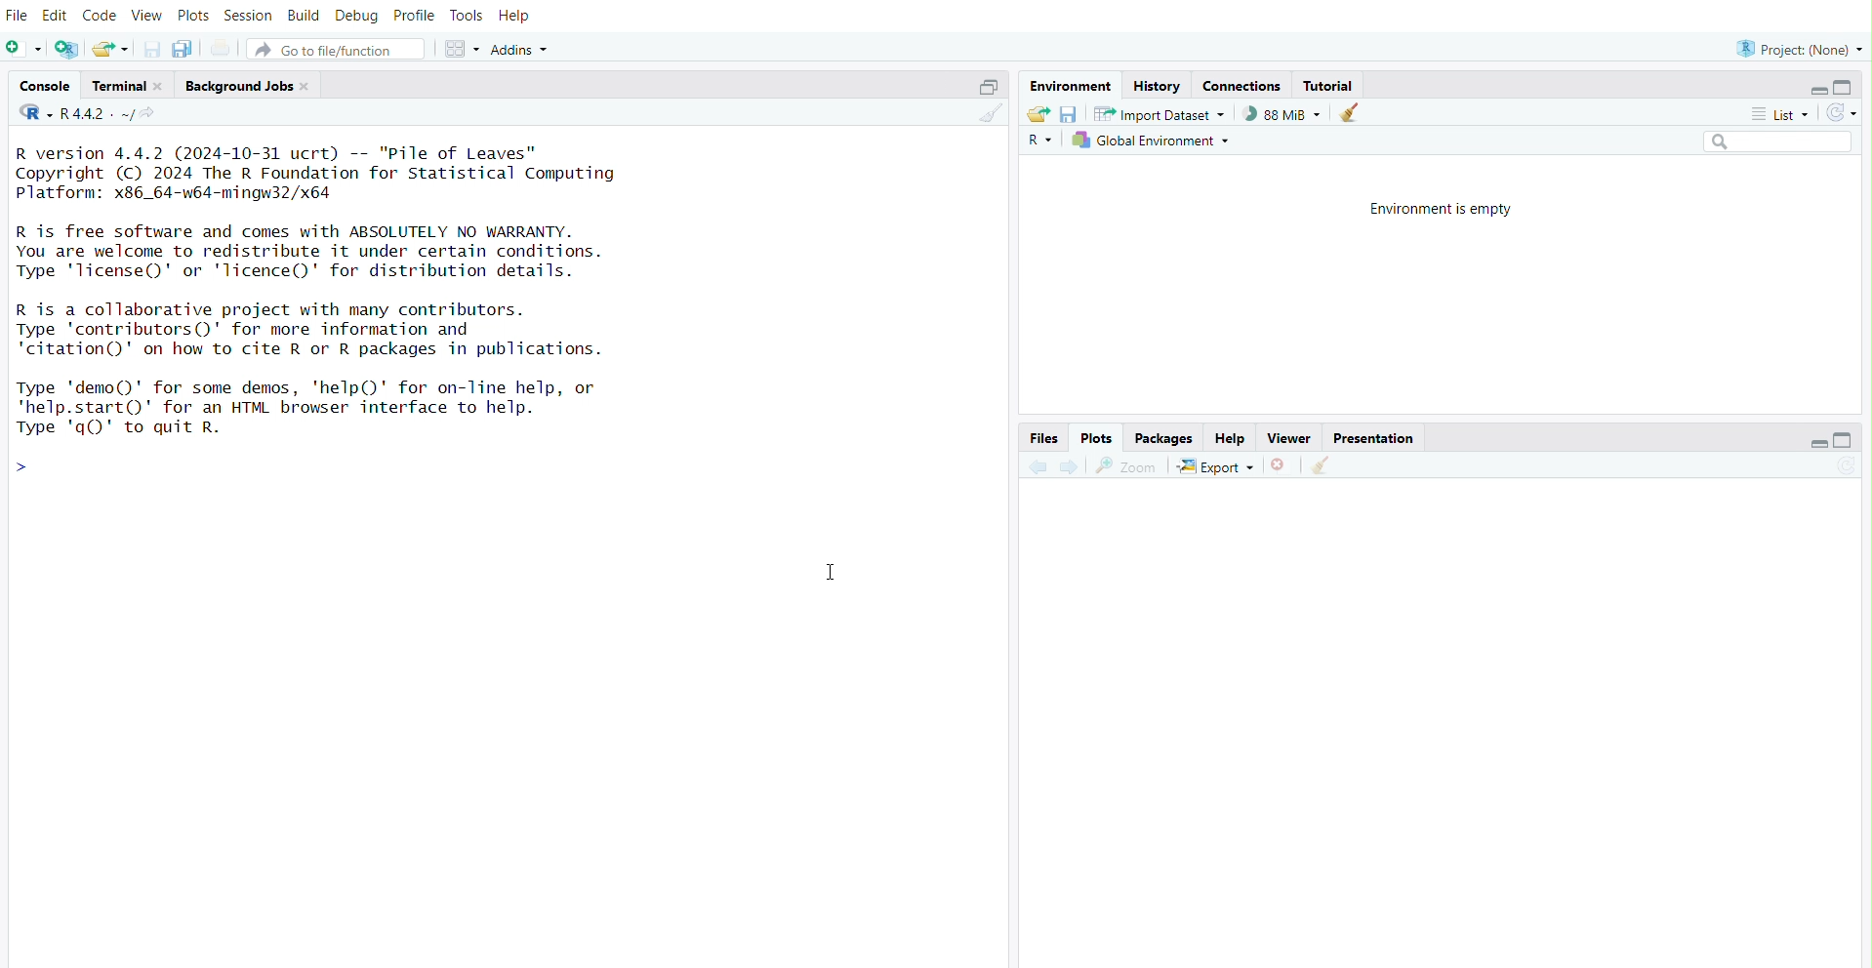  Describe the element at coordinates (153, 115) in the screenshot. I see `view the current working diirectory` at that location.